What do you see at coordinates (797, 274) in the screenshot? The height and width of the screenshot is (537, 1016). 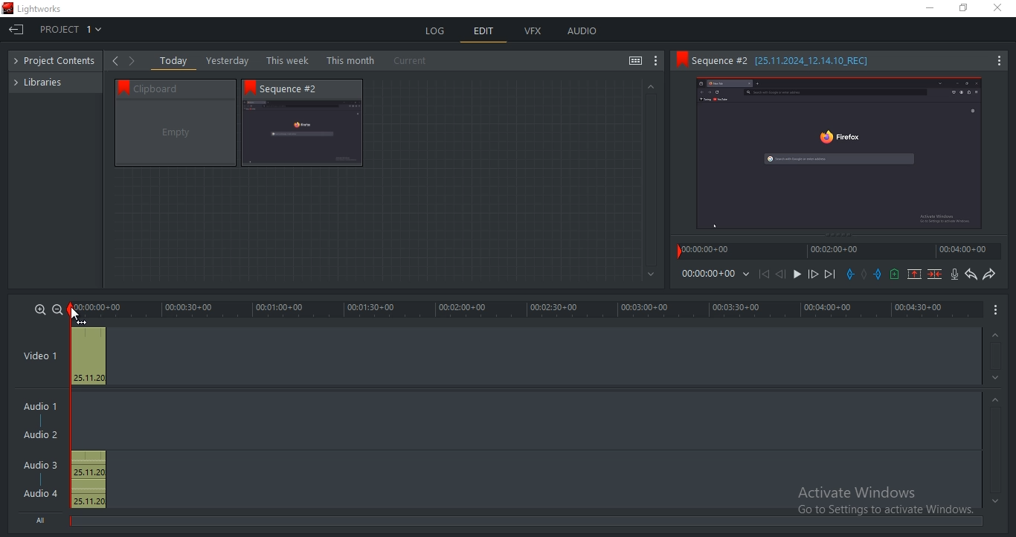 I see `Play` at bounding box center [797, 274].